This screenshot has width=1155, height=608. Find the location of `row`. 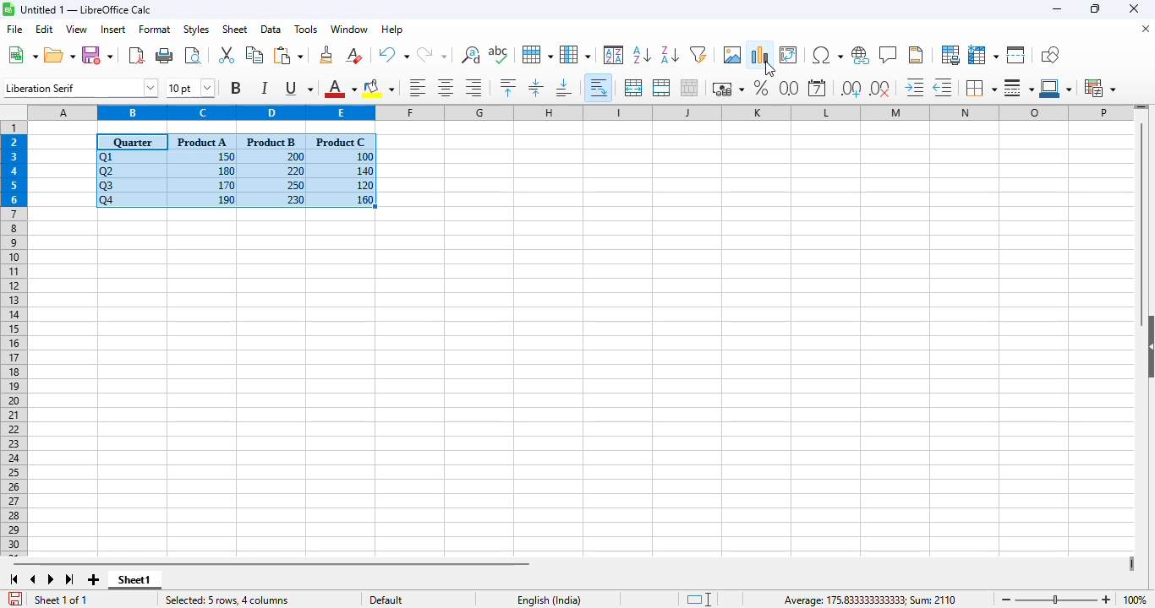

row is located at coordinates (538, 55).